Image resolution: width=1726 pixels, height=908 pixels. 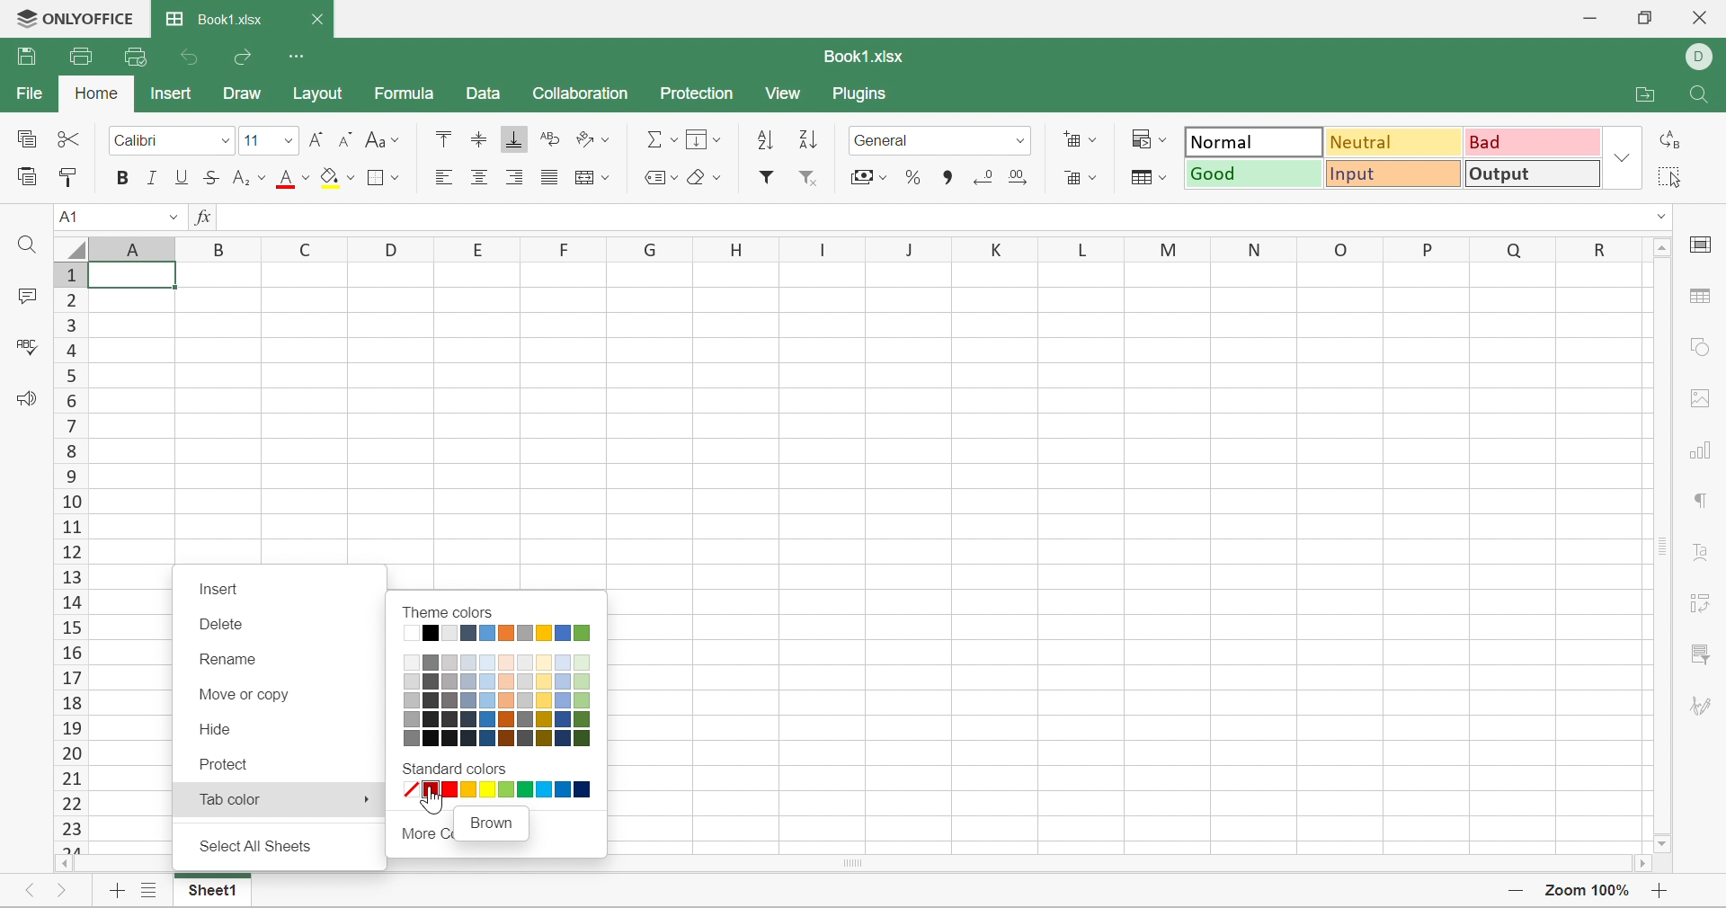 I want to click on Brown, so click(x=494, y=825).